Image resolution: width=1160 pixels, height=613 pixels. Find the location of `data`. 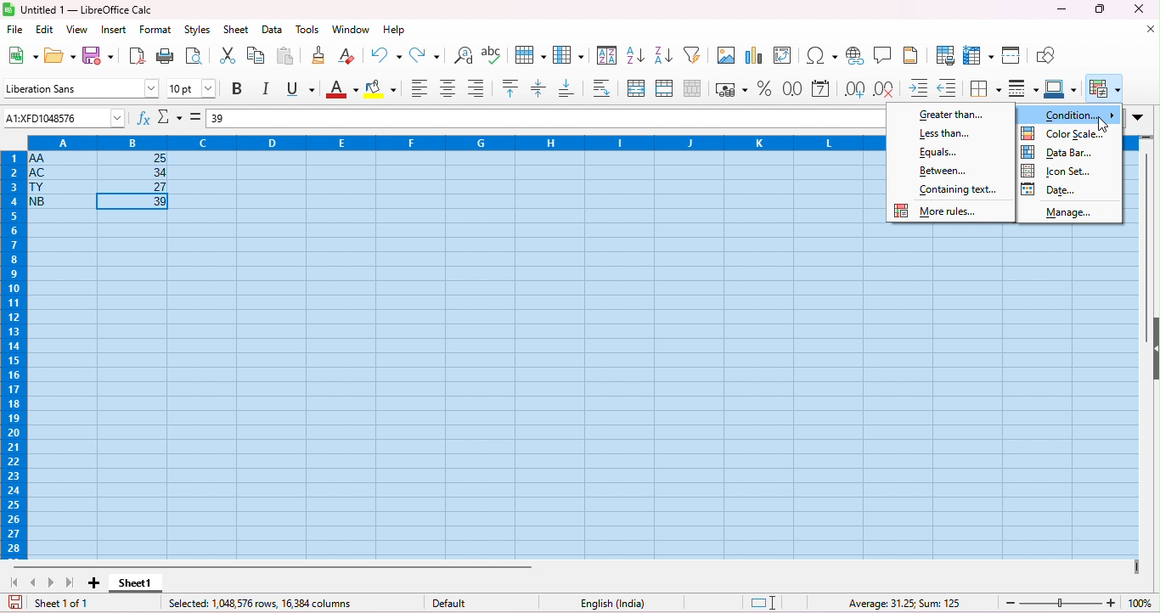

data is located at coordinates (272, 31).